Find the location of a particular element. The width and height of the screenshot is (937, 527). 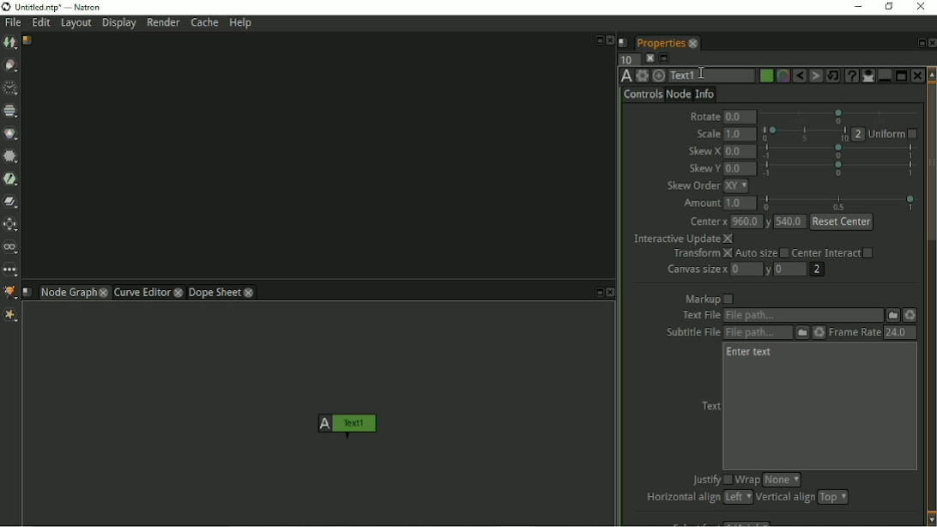

Canvas size is located at coordinates (696, 270).